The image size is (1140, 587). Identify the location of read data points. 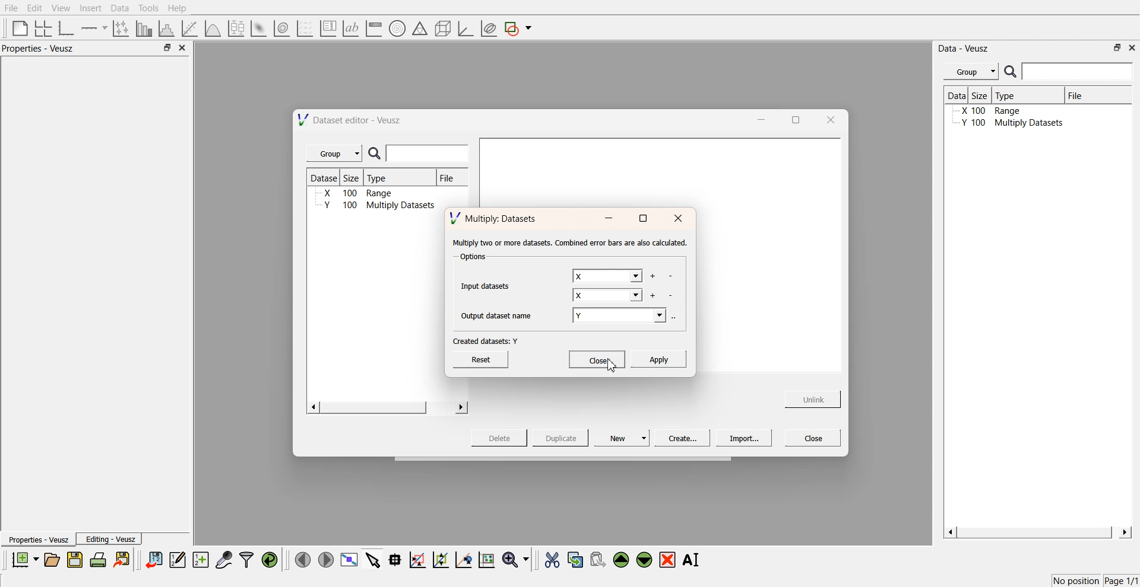
(395, 560).